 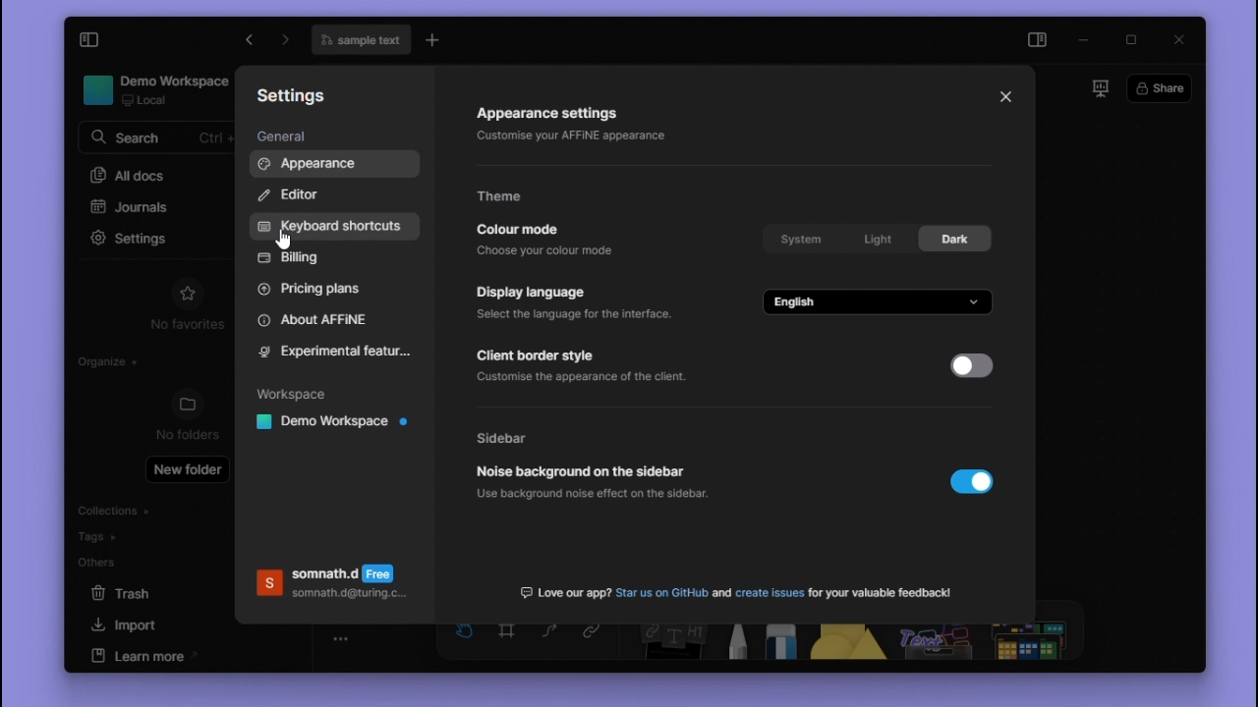 What do you see at coordinates (573, 306) in the screenshot?
I see `Display language` at bounding box center [573, 306].